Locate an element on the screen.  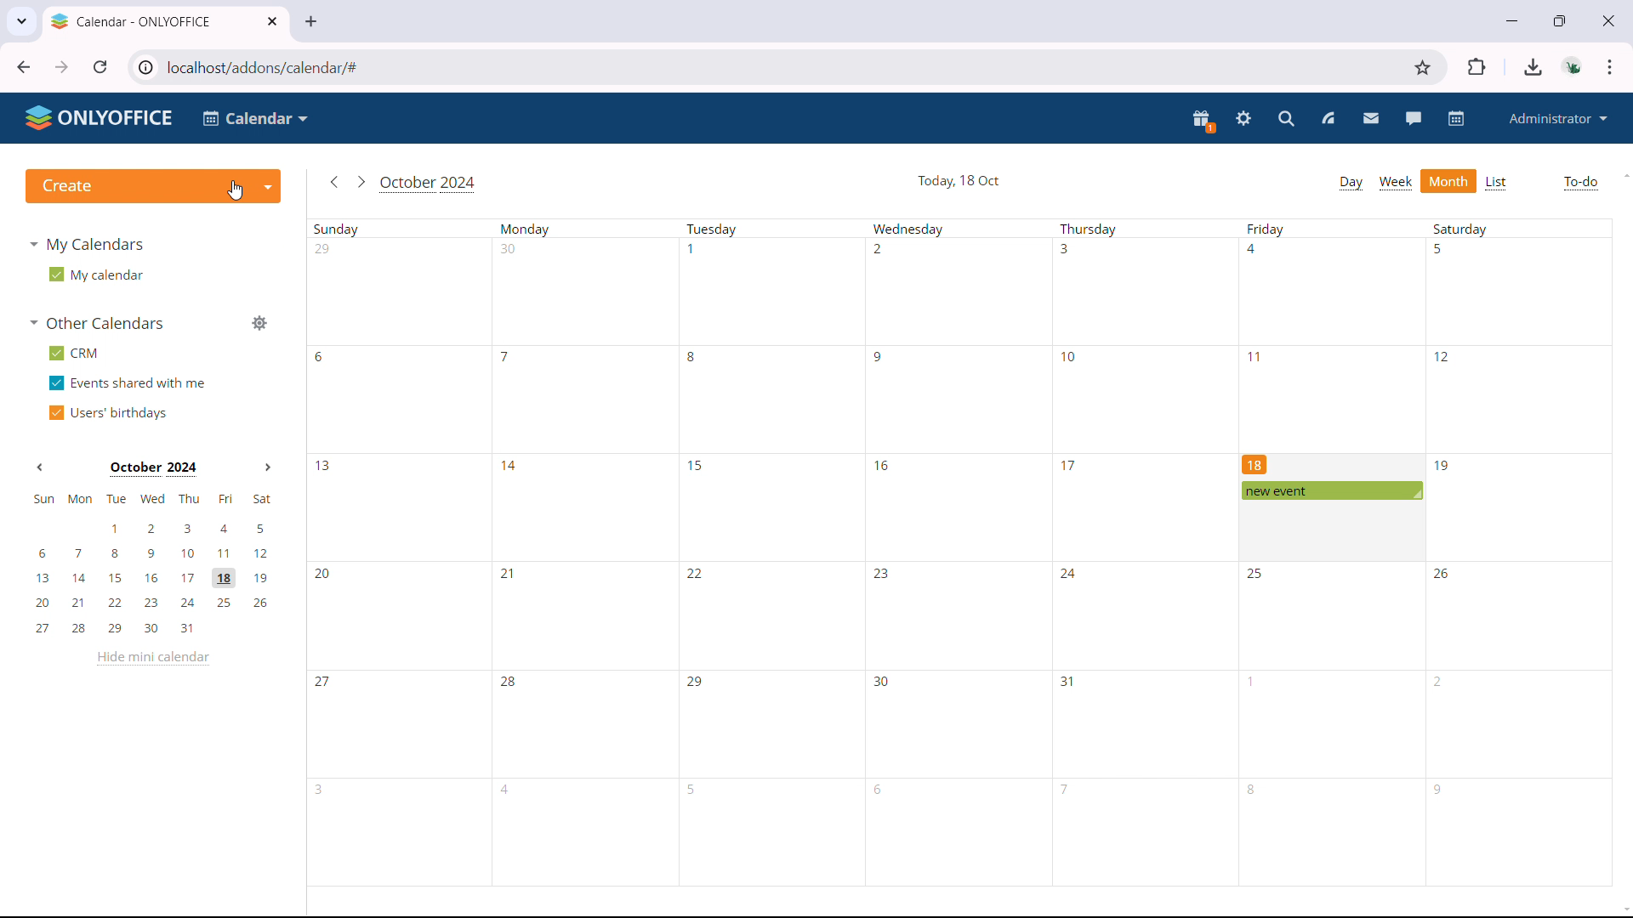
ONLYOFFICE is located at coordinates (100, 117).